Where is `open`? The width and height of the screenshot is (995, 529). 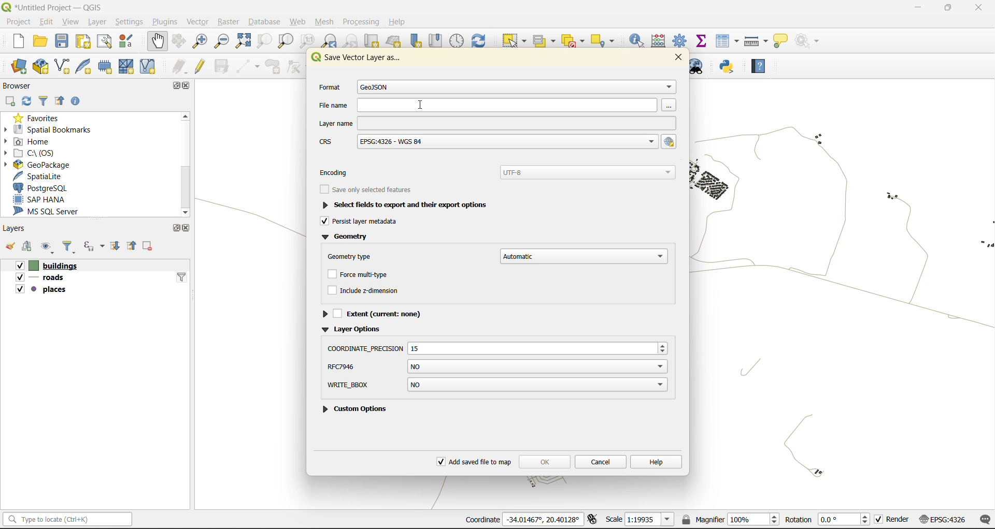
open is located at coordinates (38, 41).